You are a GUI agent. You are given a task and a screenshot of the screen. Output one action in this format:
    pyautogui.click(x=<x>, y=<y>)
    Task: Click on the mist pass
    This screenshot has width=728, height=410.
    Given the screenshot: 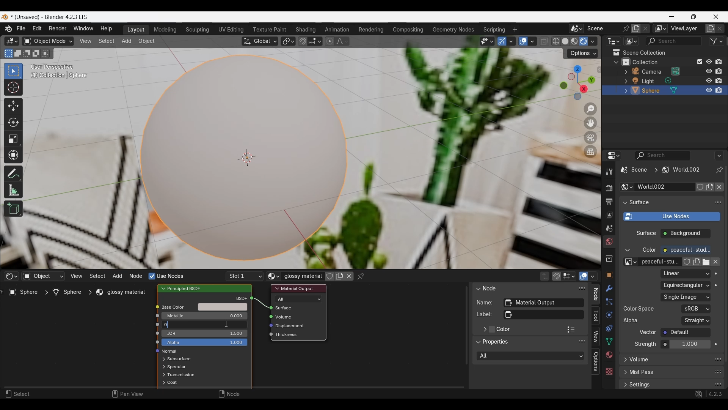 What is the action you would take?
    pyautogui.click(x=642, y=372)
    